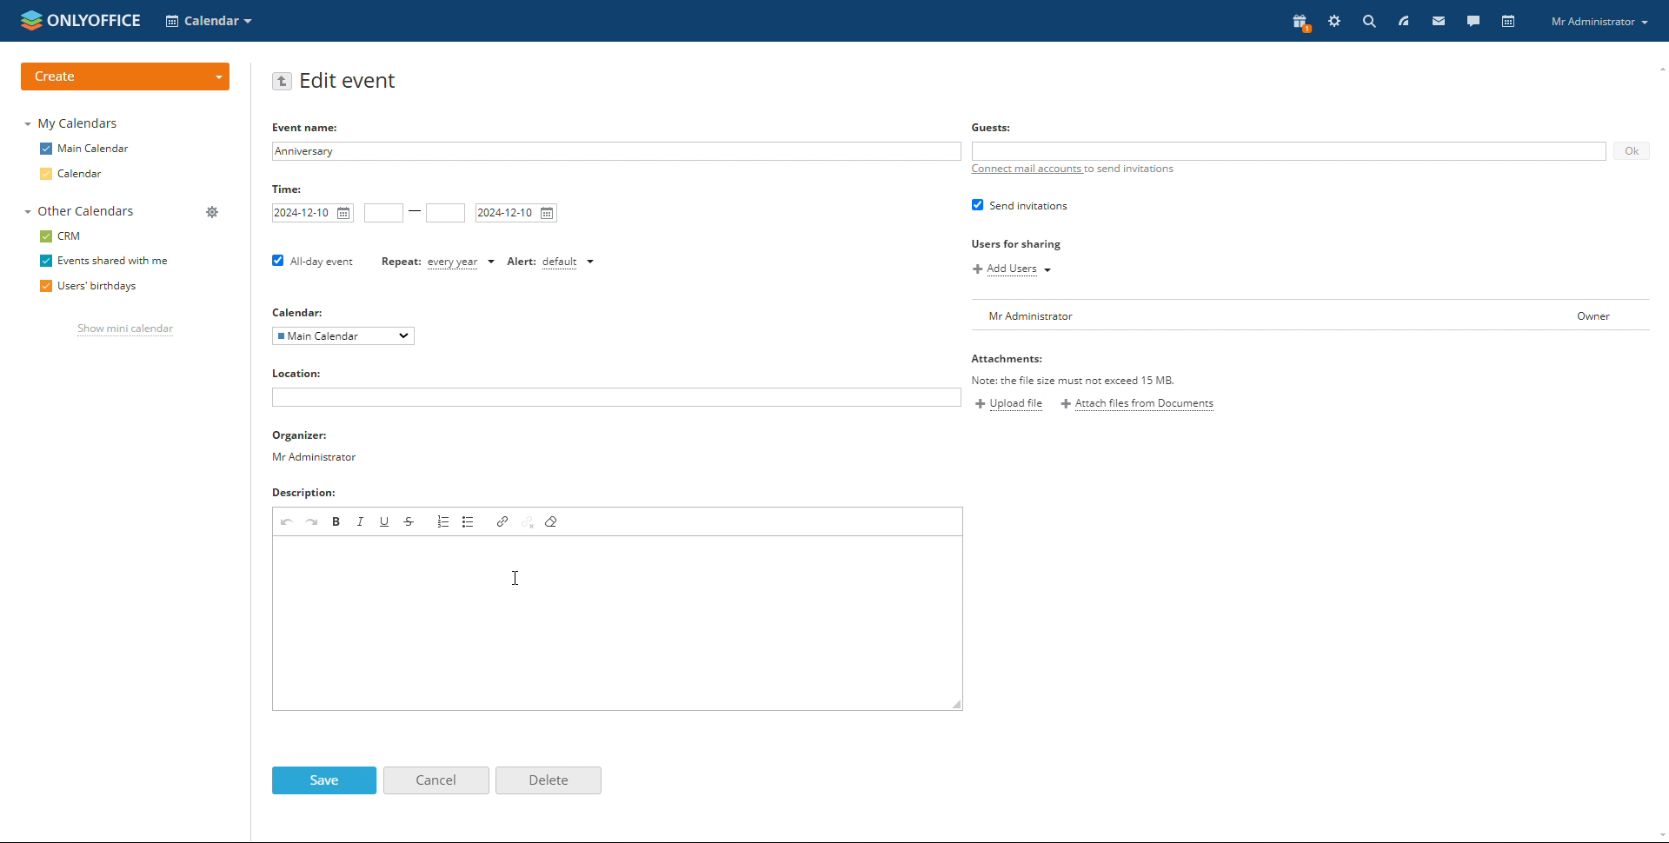 This screenshot has width=1669, height=843. Describe the element at coordinates (1439, 21) in the screenshot. I see `mail` at that location.